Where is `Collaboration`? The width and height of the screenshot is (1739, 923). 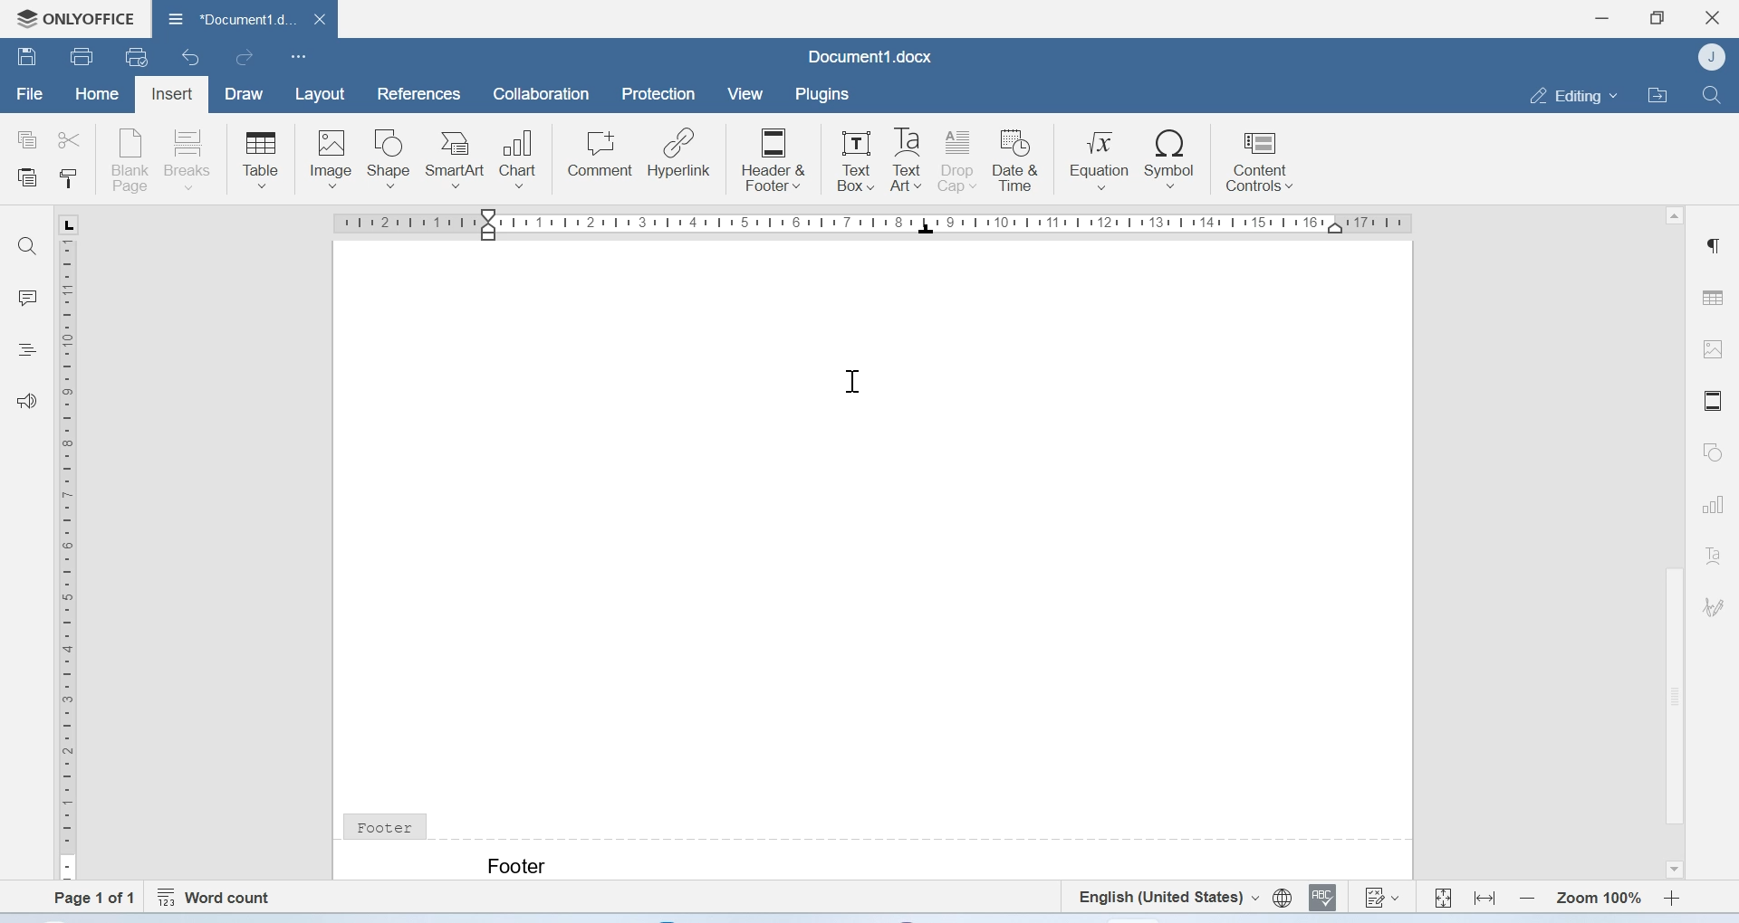
Collaboration is located at coordinates (542, 96).